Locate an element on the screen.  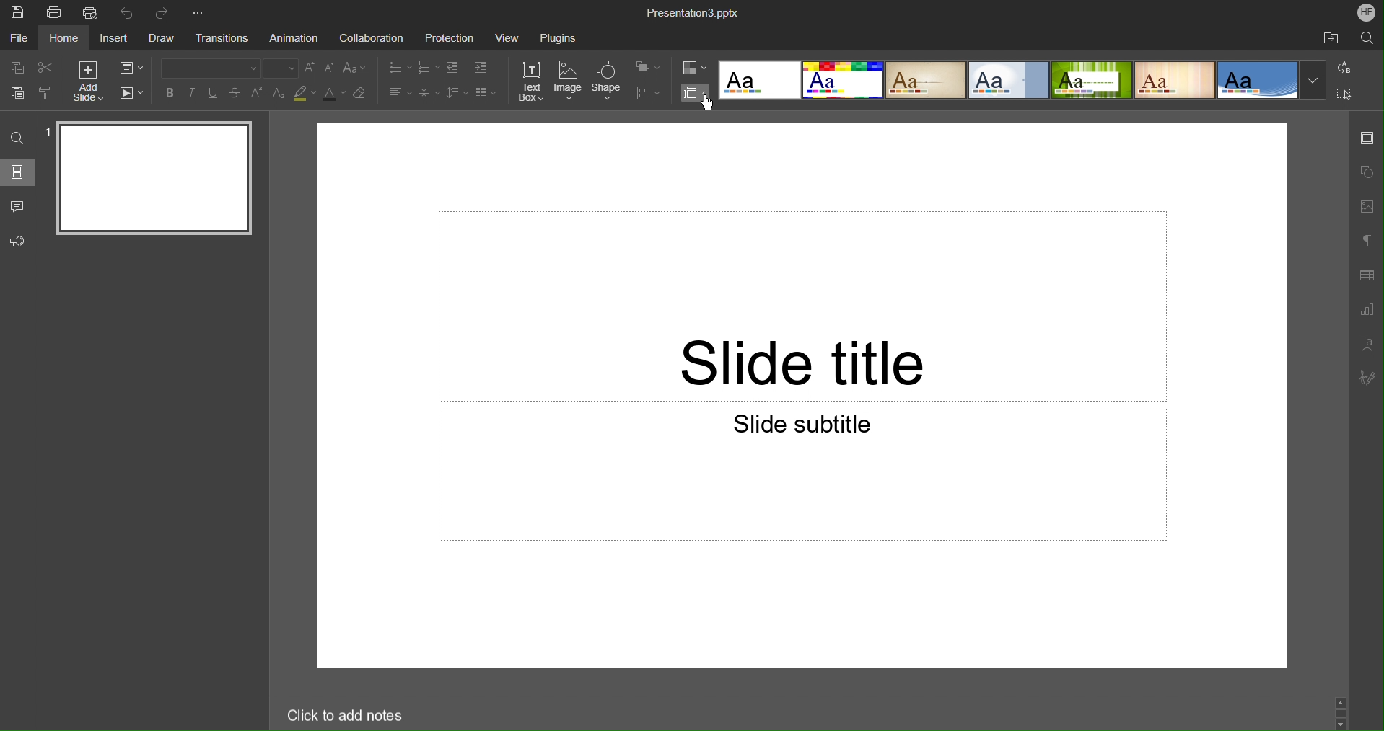
Graph is located at coordinates (1367, 310).